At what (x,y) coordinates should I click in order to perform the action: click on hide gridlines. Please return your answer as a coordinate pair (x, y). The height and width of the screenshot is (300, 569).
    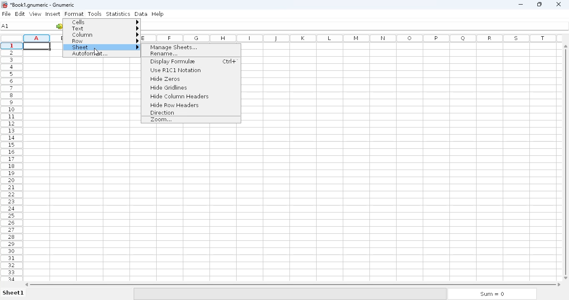
    Looking at the image, I should click on (169, 87).